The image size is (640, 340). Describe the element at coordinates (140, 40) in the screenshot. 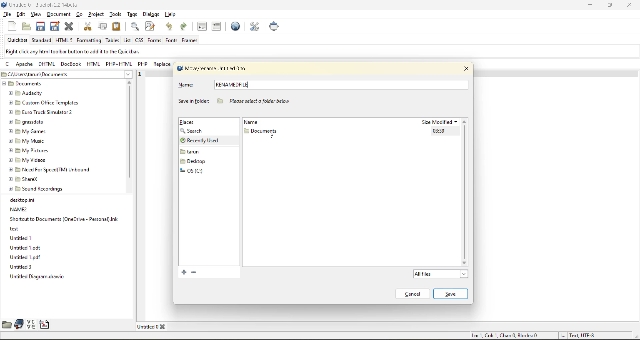

I see `css` at that location.